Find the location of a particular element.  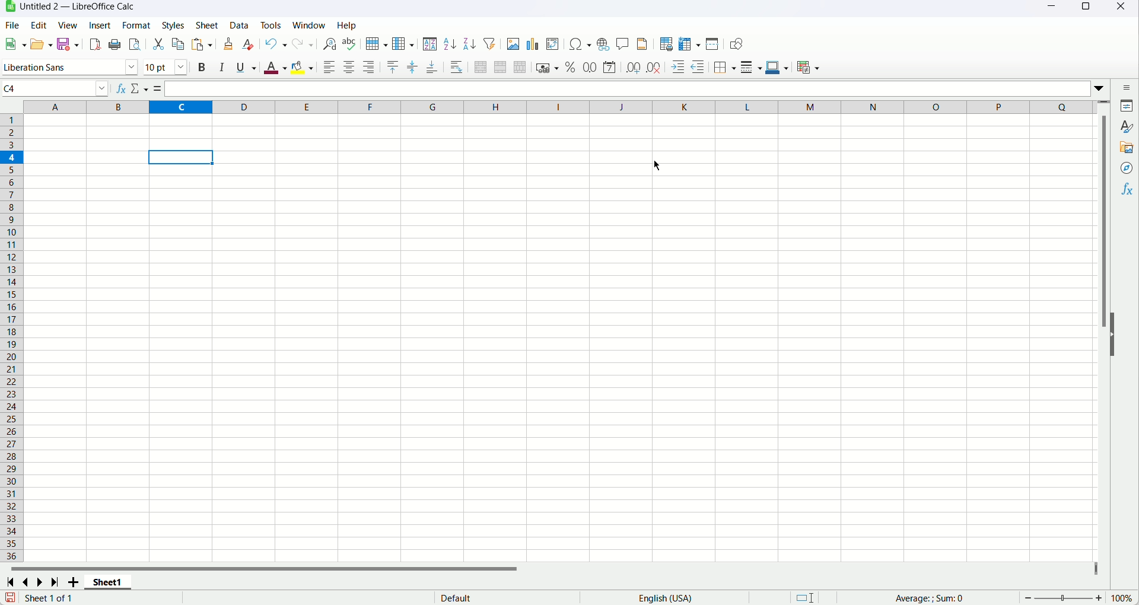

cursor is located at coordinates (656, 165).